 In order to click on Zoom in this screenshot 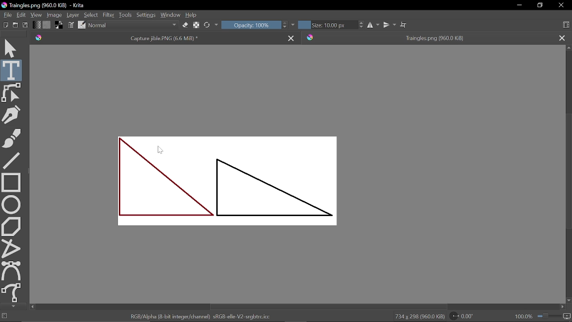, I will do `click(554, 317)`.